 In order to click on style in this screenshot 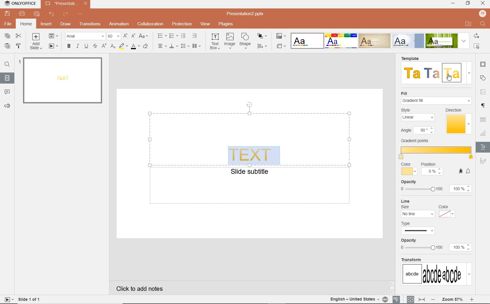, I will do `click(407, 110)`.